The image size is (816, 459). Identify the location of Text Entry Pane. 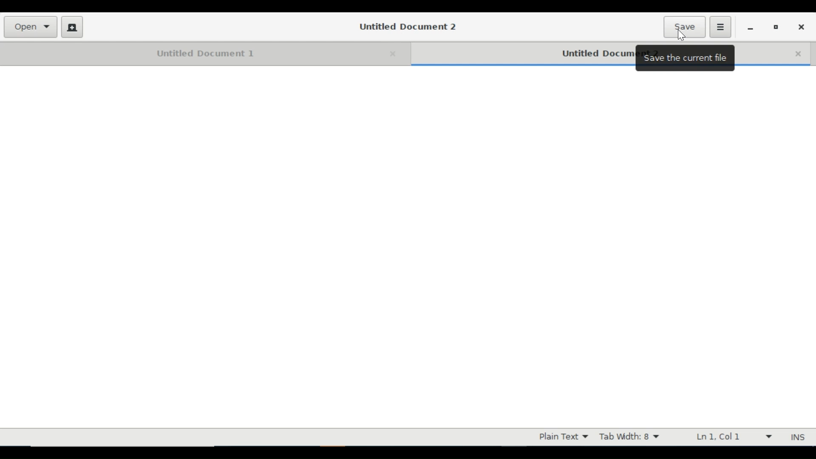
(407, 249).